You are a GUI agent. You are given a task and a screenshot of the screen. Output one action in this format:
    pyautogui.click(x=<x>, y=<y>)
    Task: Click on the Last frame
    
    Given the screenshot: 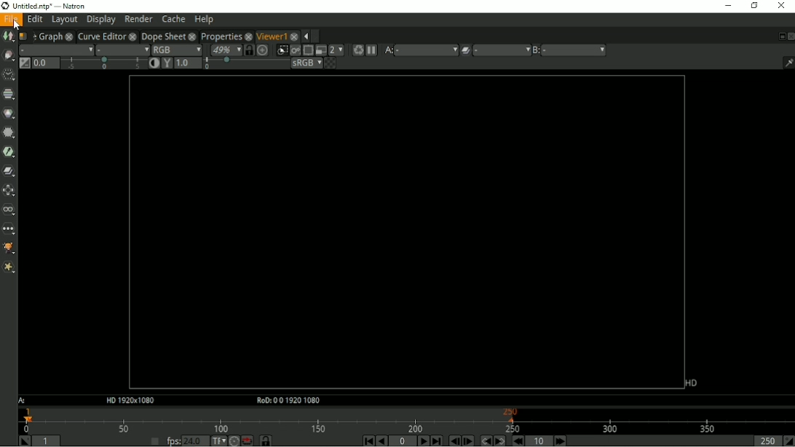 What is the action you would take?
    pyautogui.click(x=436, y=440)
    